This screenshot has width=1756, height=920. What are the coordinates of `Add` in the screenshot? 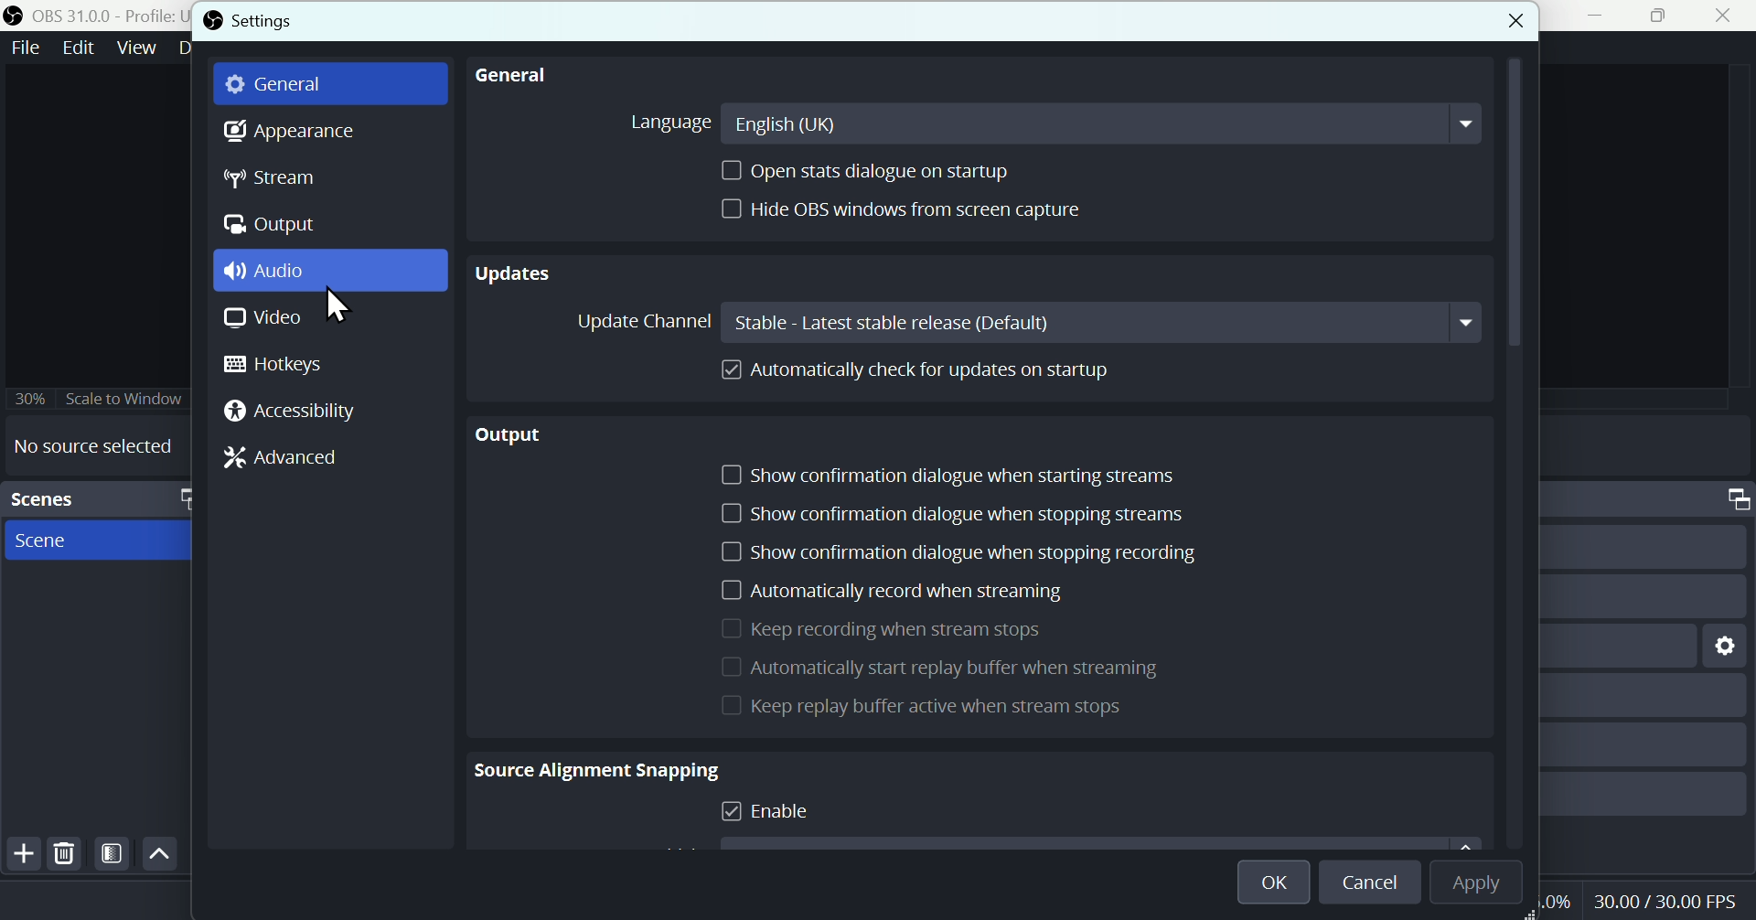 It's located at (21, 853).